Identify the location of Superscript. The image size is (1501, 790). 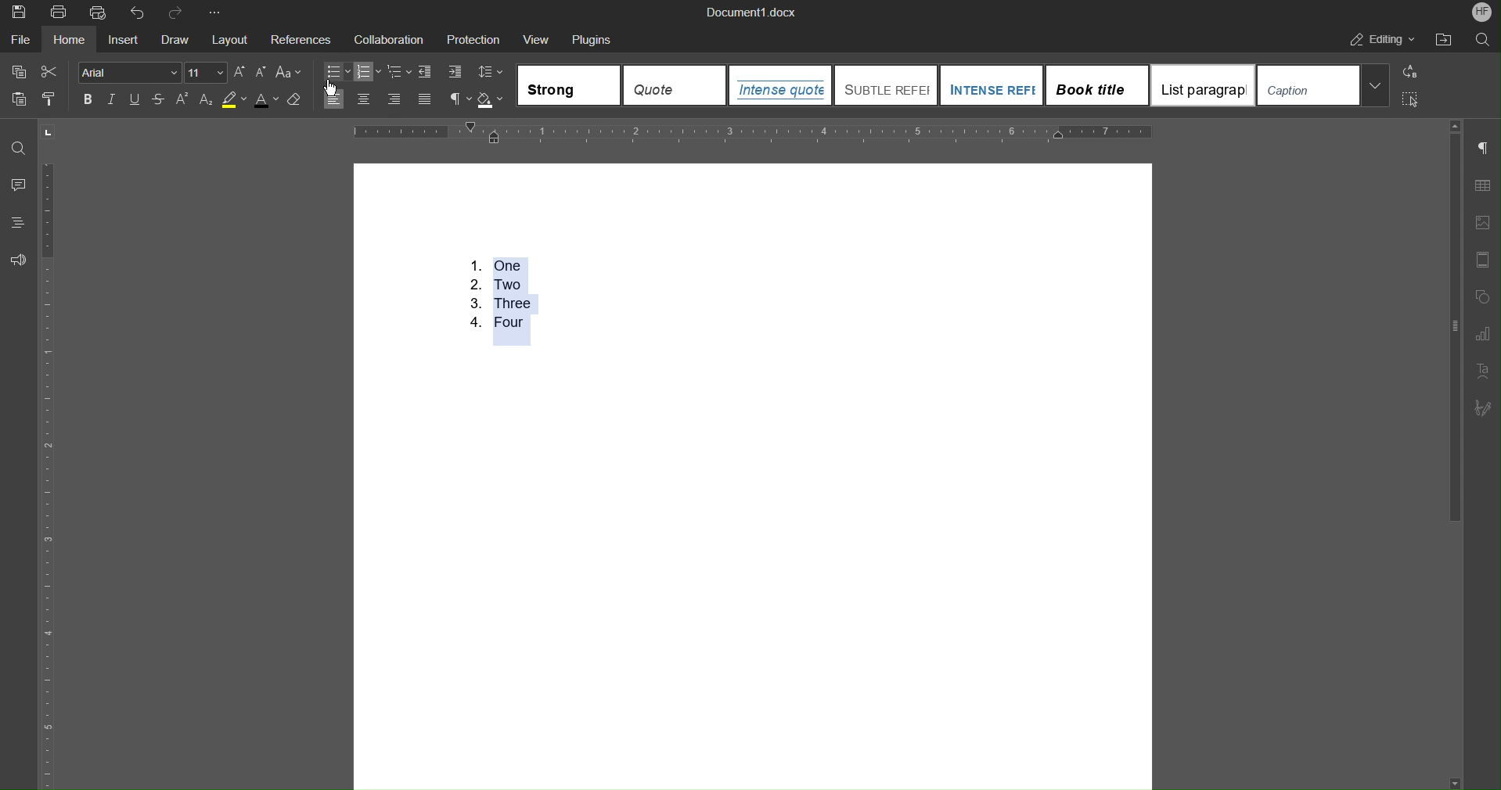
(185, 100).